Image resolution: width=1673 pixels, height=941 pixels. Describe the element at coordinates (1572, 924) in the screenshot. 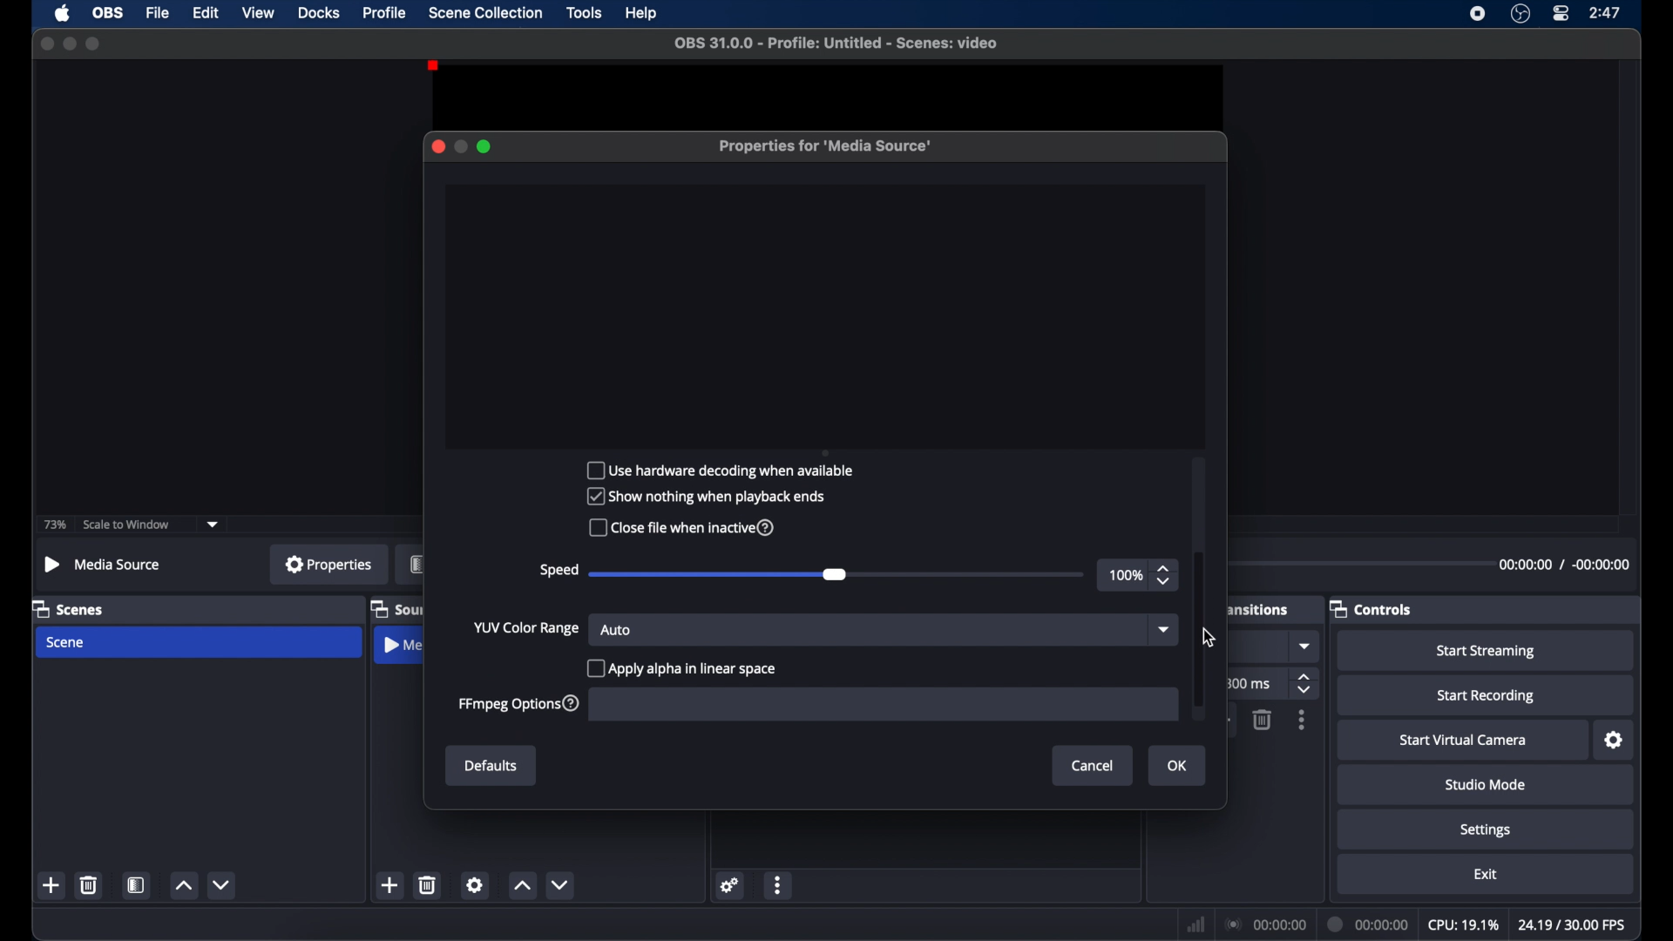

I see `fps` at that location.